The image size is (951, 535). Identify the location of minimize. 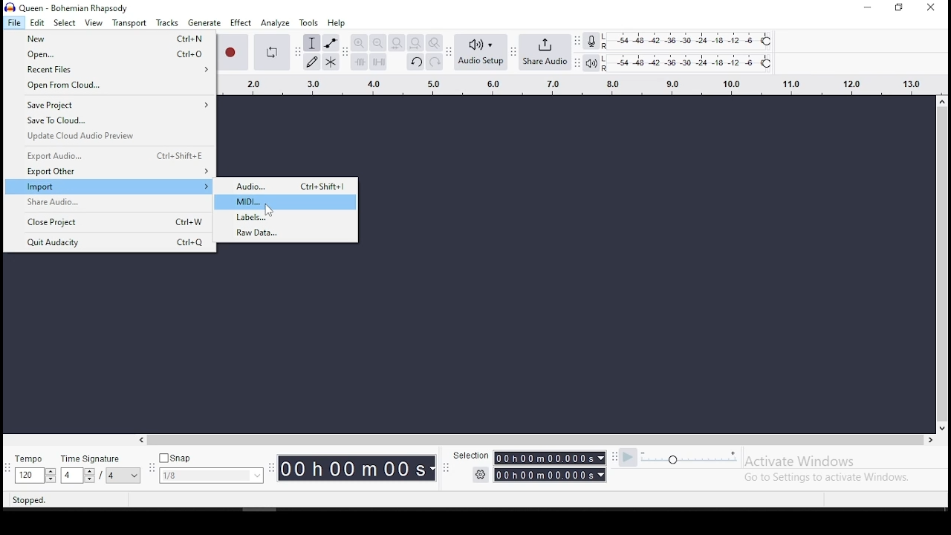
(866, 7).